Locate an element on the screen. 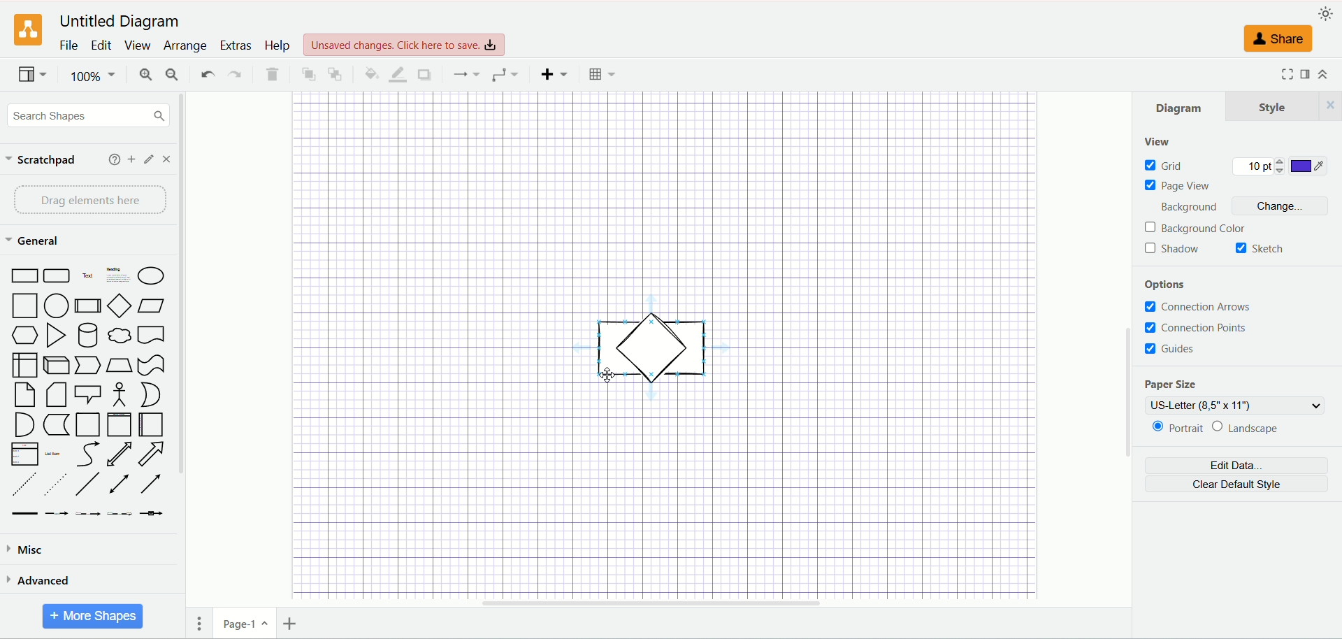  Bidirectional arrow is located at coordinates (117, 453).